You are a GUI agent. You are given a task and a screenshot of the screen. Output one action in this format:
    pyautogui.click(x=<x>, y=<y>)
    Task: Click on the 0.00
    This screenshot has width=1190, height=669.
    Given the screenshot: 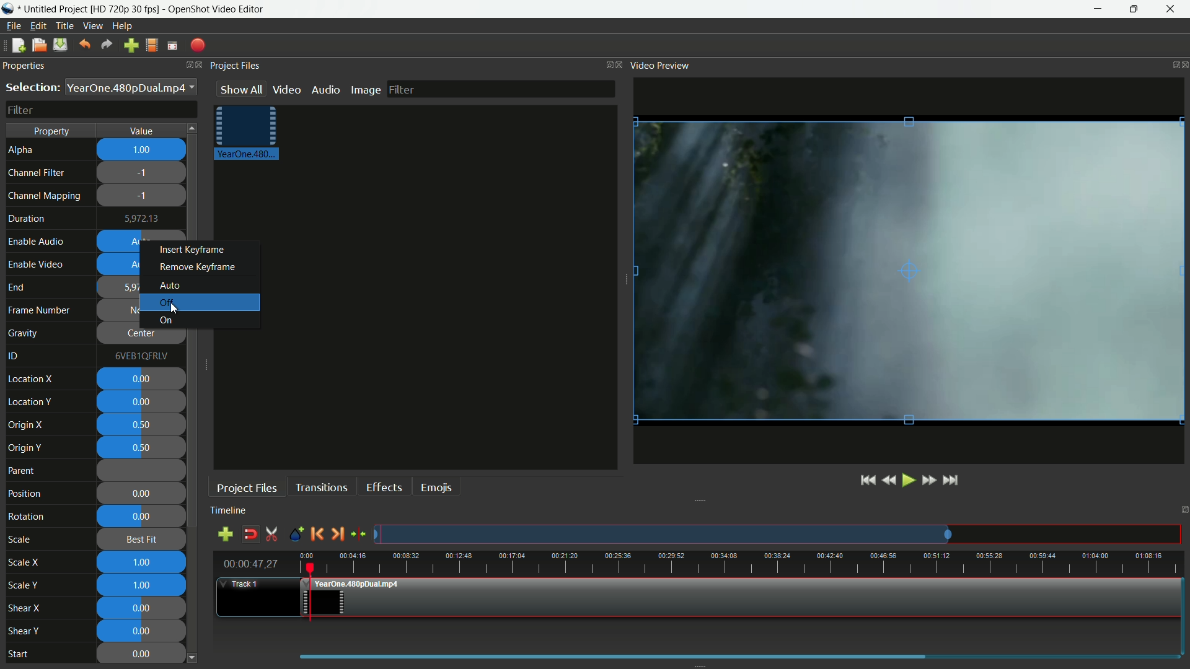 What is the action you would take?
    pyautogui.click(x=141, y=517)
    